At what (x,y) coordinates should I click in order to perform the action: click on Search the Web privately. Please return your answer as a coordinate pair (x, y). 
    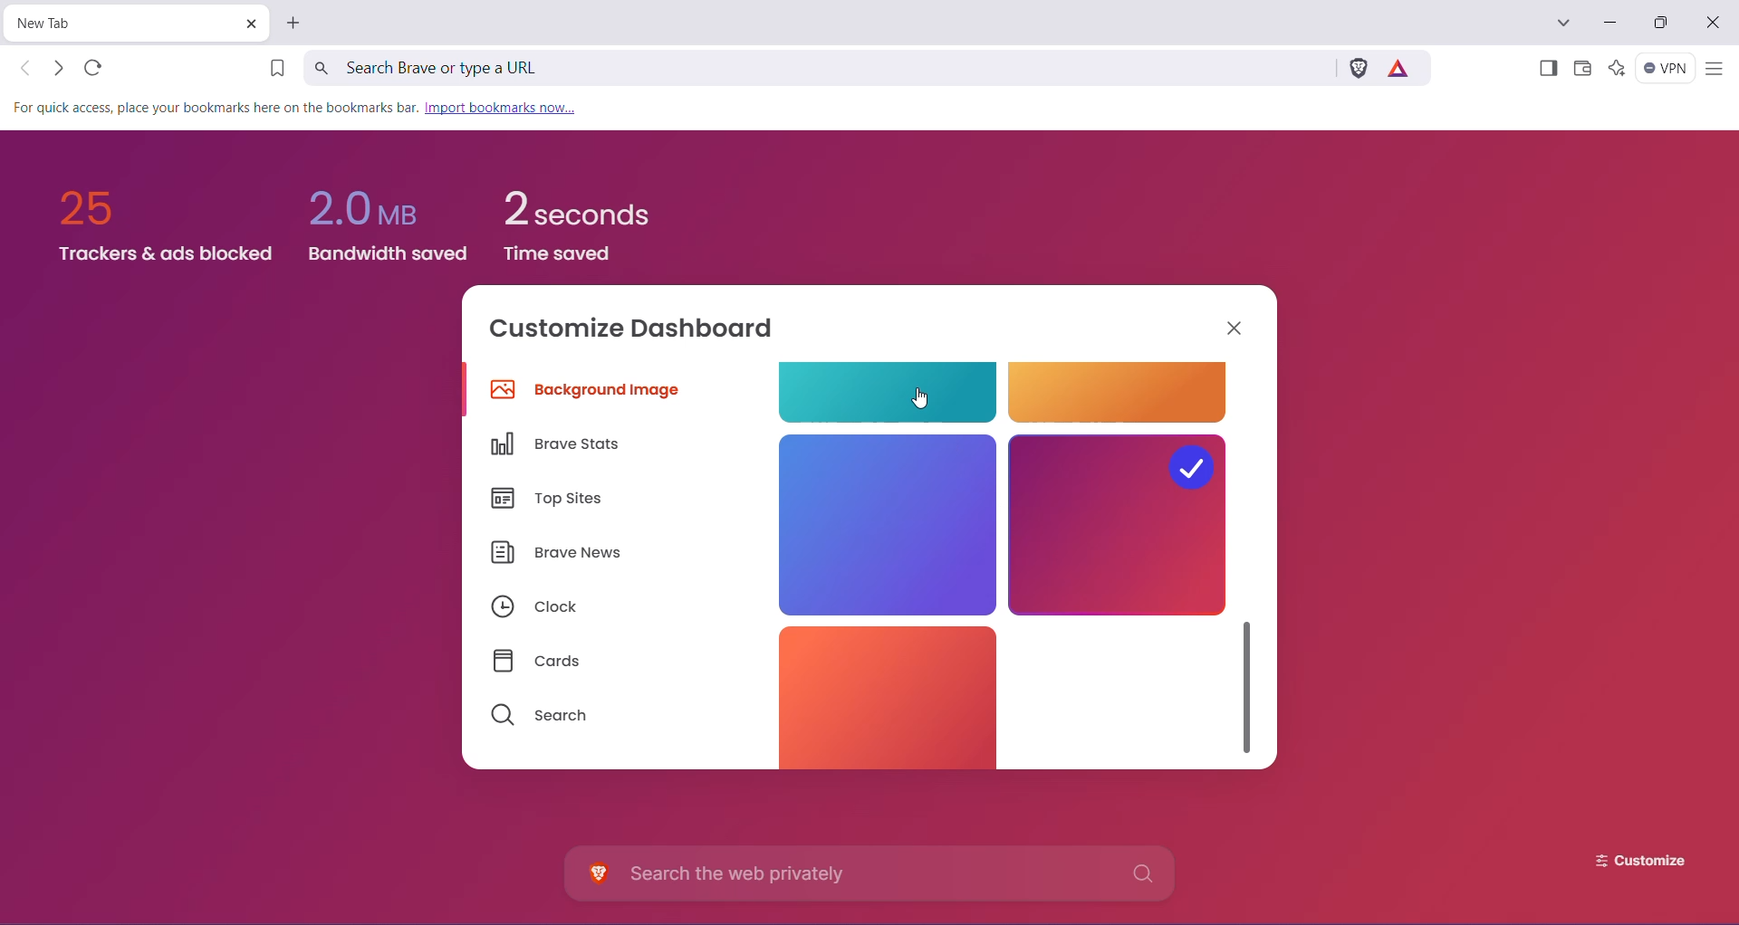
    Looking at the image, I should click on (874, 873).